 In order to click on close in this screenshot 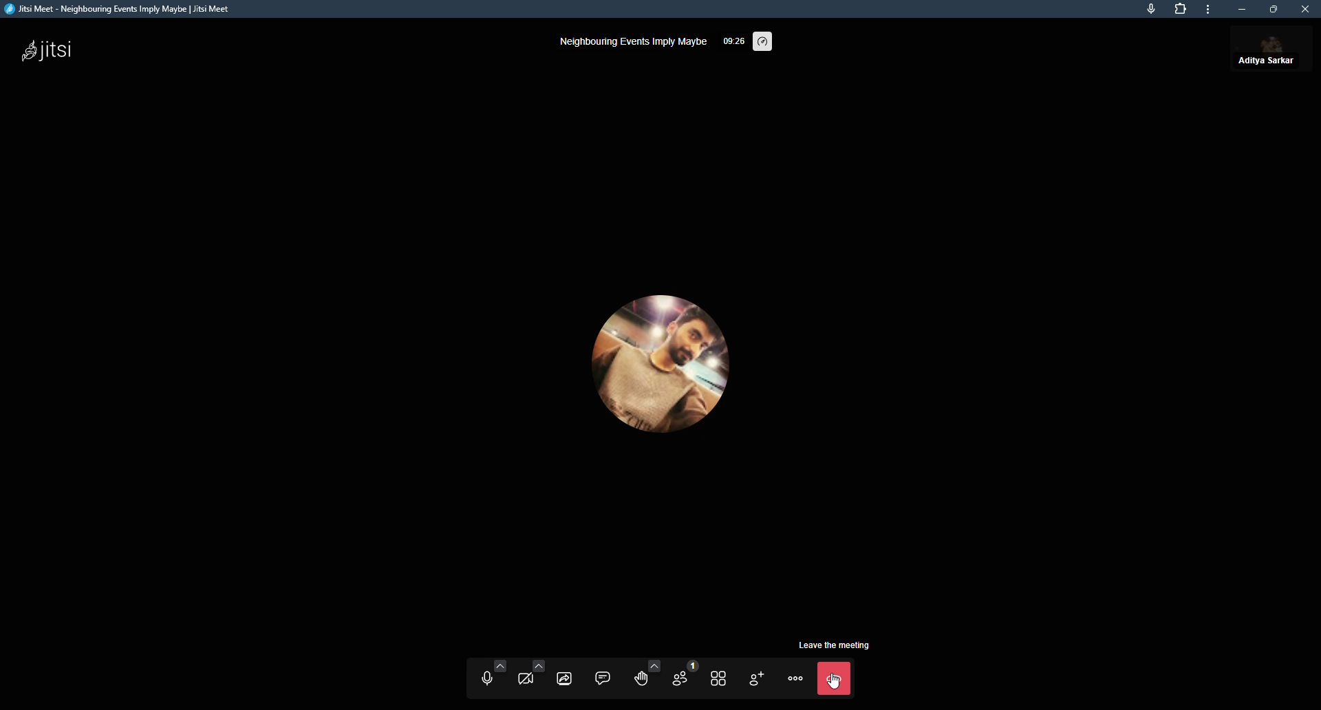, I will do `click(1305, 10)`.